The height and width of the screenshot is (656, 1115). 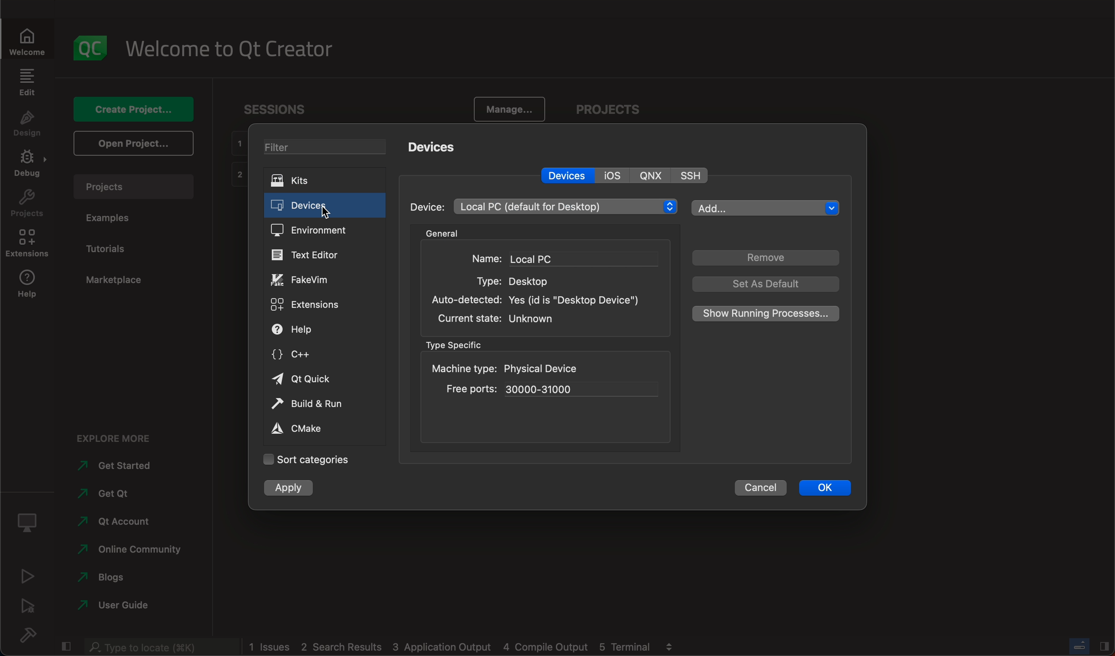 I want to click on C++, so click(x=312, y=355).